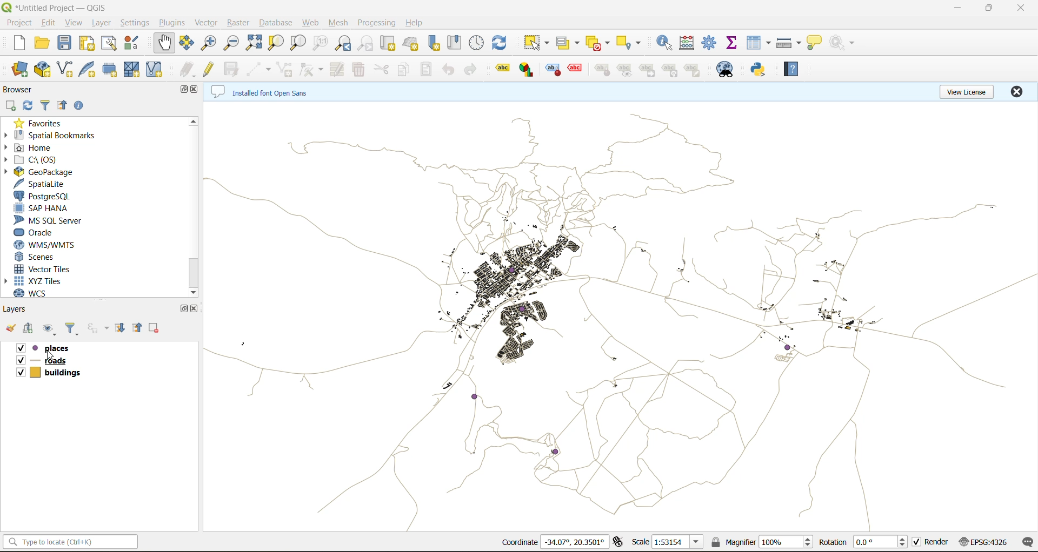 The image size is (1038, 552). What do you see at coordinates (727, 70) in the screenshot?
I see `metasearch` at bounding box center [727, 70].